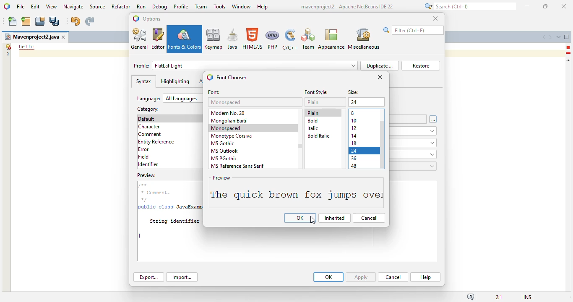  I want to click on minimize, so click(528, 6).